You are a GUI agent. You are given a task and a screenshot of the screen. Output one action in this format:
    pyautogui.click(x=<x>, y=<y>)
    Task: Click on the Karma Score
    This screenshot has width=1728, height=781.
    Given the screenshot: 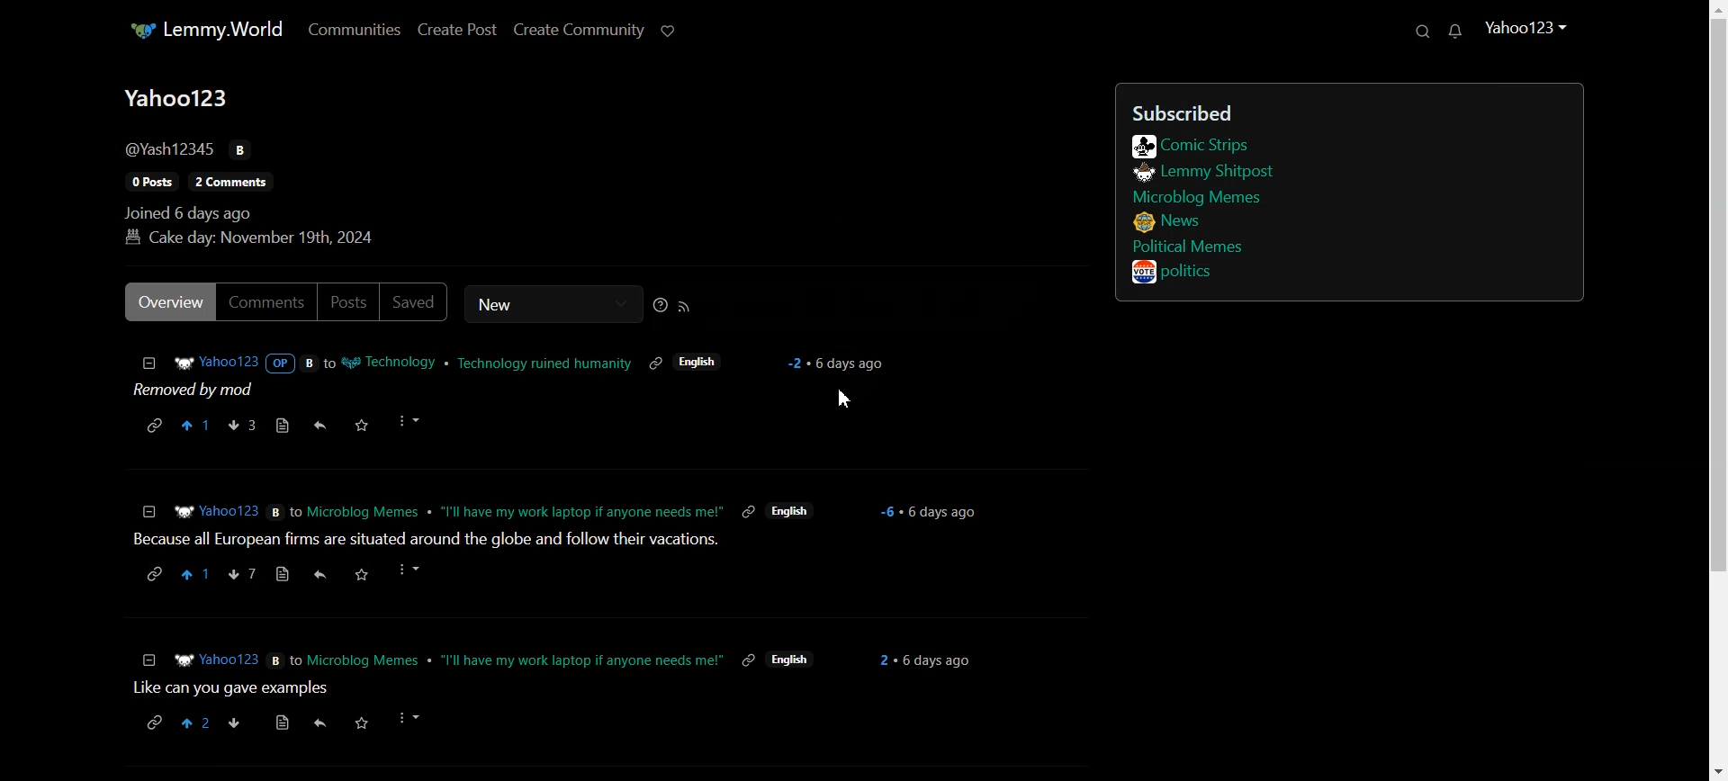 What is the action you would take?
    pyautogui.click(x=835, y=364)
    